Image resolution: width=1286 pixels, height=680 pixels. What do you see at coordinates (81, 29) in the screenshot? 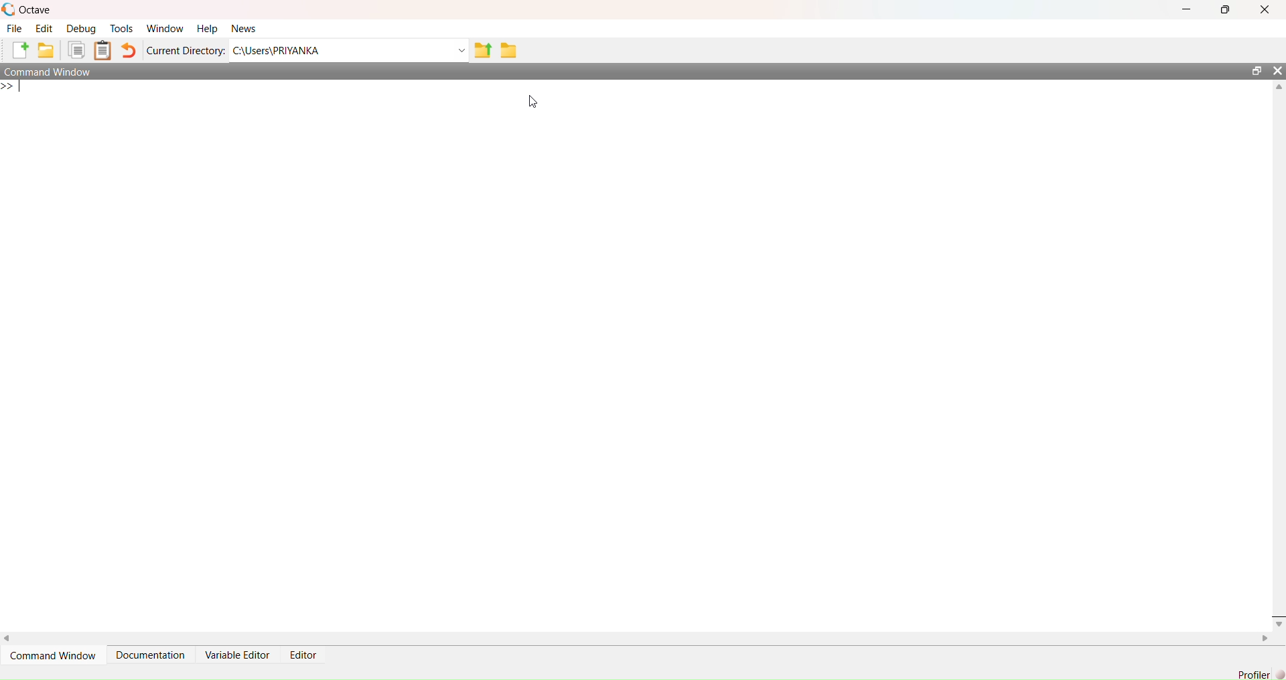
I see `Debug` at bounding box center [81, 29].